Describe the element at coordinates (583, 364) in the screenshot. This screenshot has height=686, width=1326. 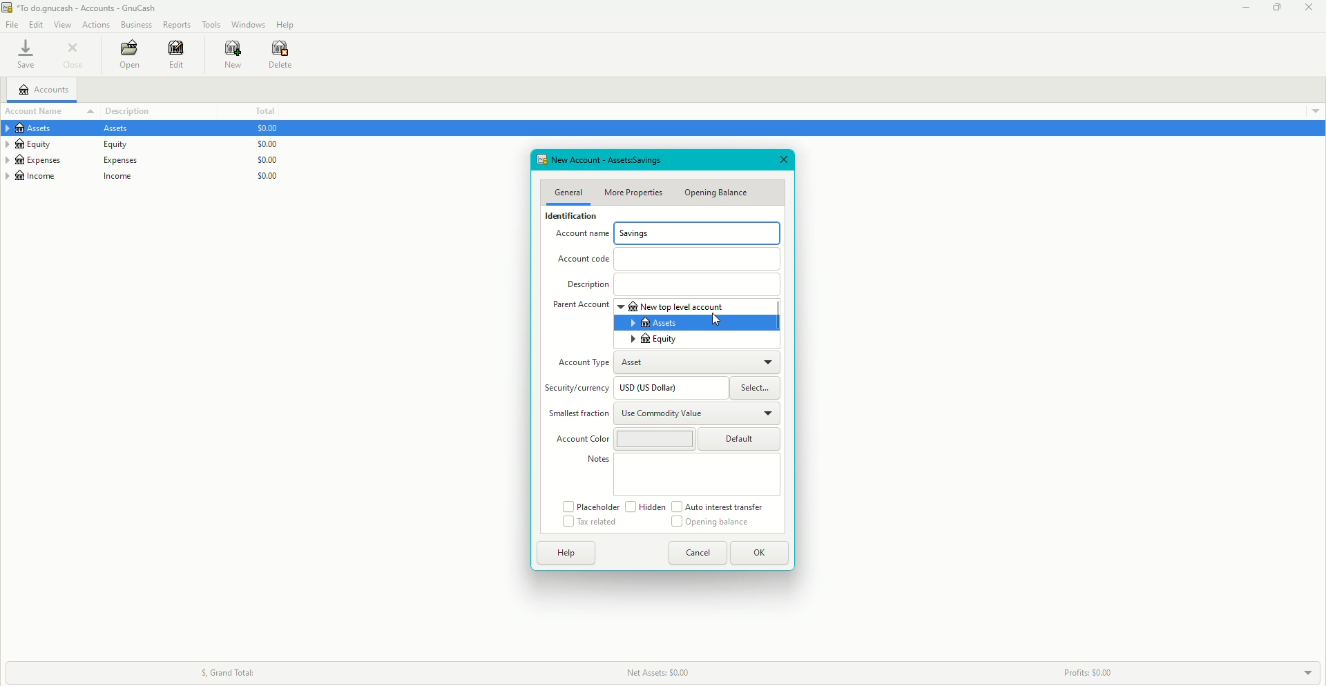
I see `Account type` at that location.